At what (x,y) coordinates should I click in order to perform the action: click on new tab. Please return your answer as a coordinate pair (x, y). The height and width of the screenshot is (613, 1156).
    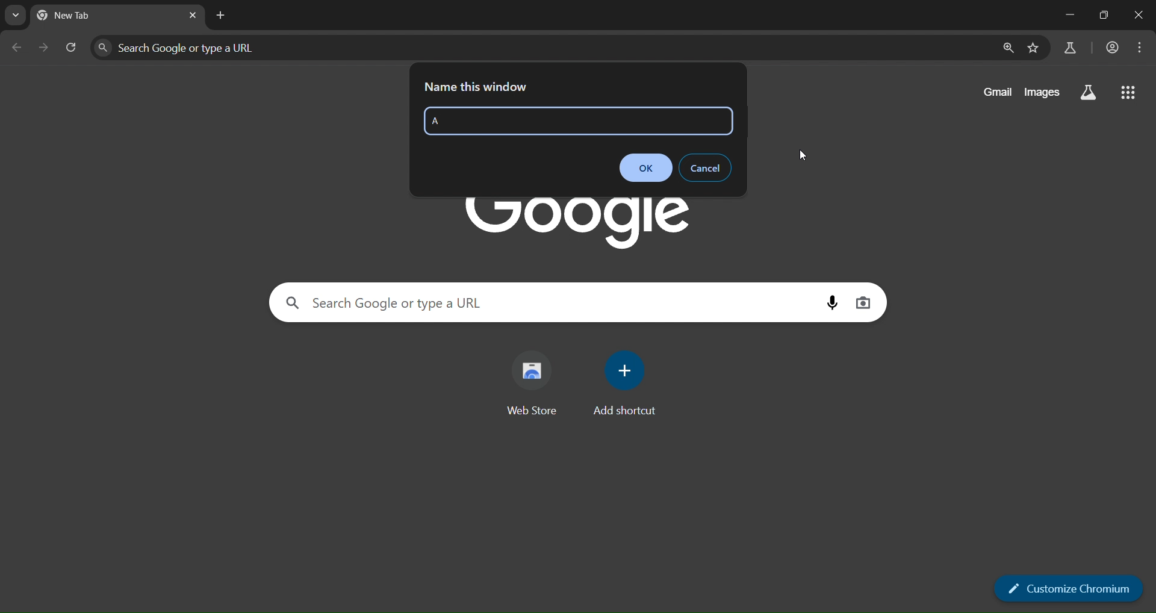
    Looking at the image, I should click on (81, 14).